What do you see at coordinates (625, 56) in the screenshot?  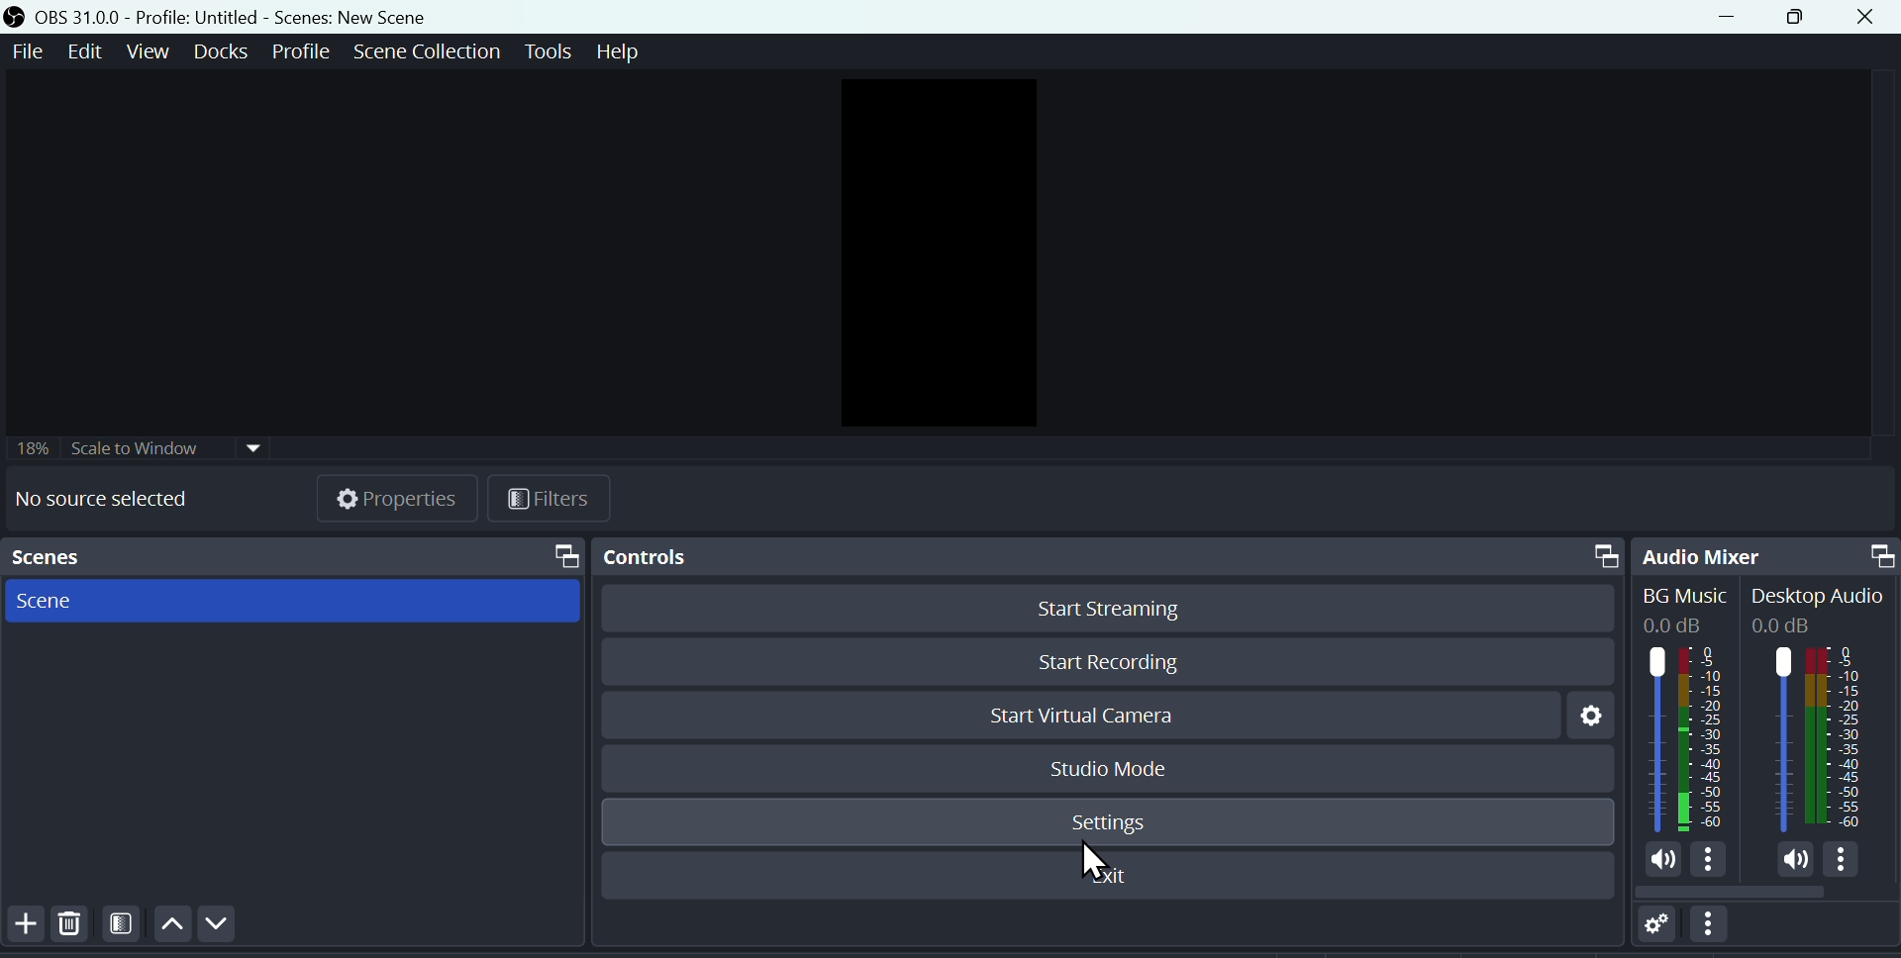 I see `help` at bounding box center [625, 56].